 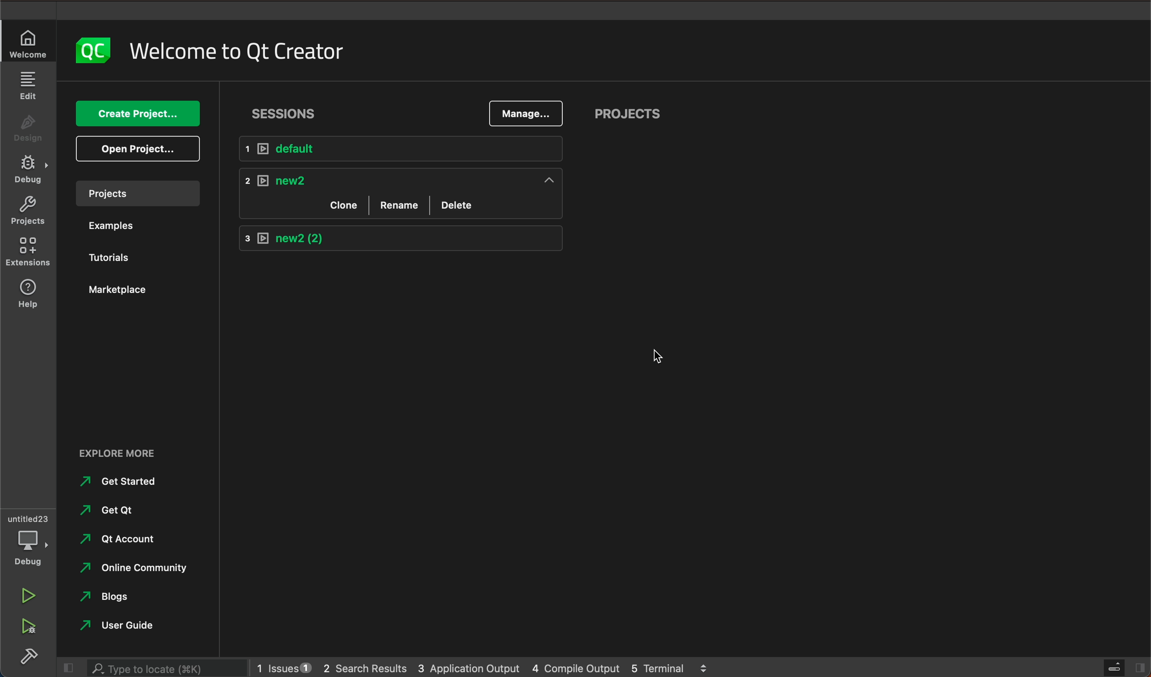 What do you see at coordinates (671, 666) in the screenshot?
I see `terminal` at bounding box center [671, 666].